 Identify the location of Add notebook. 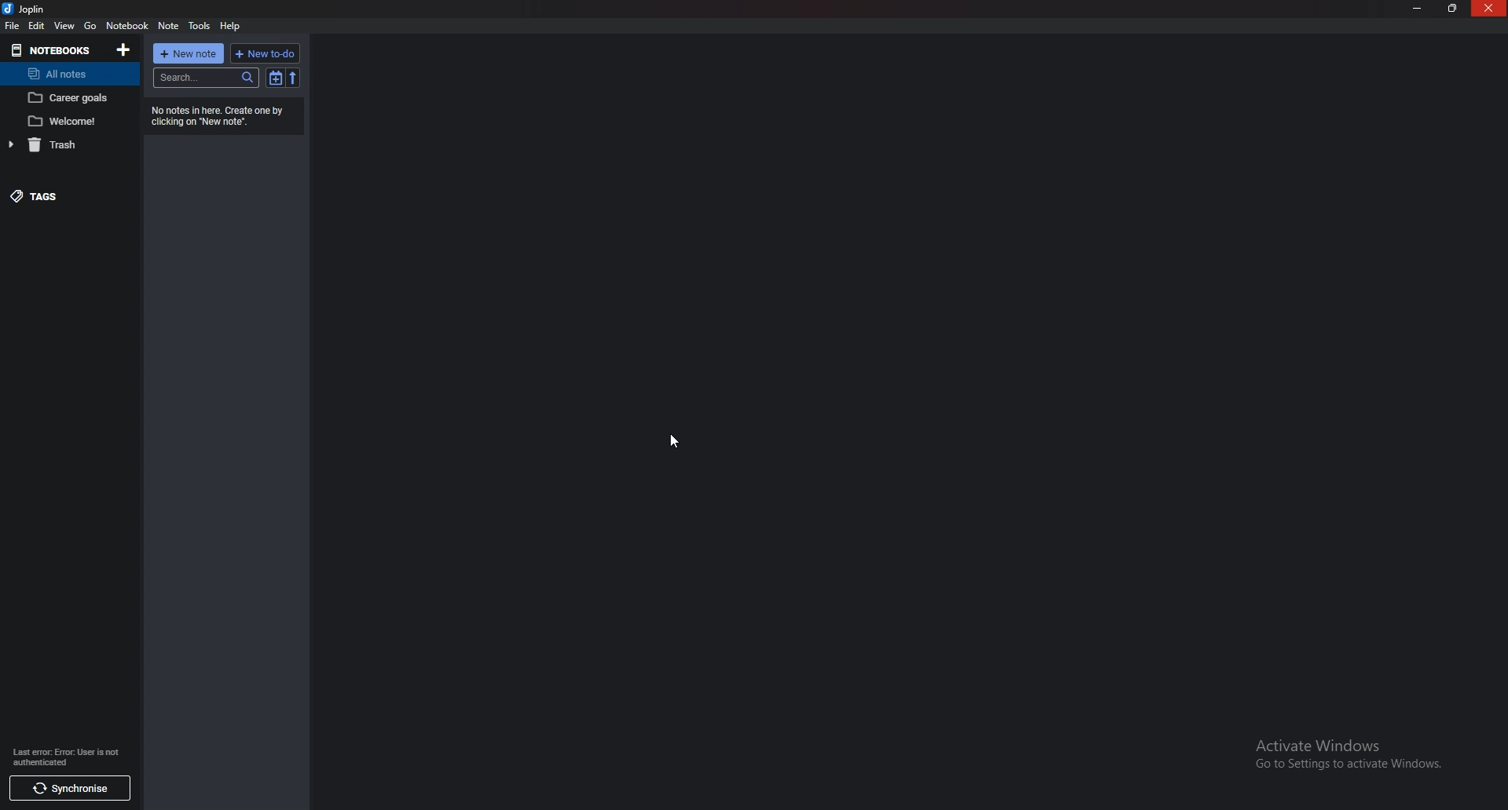
(122, 49).